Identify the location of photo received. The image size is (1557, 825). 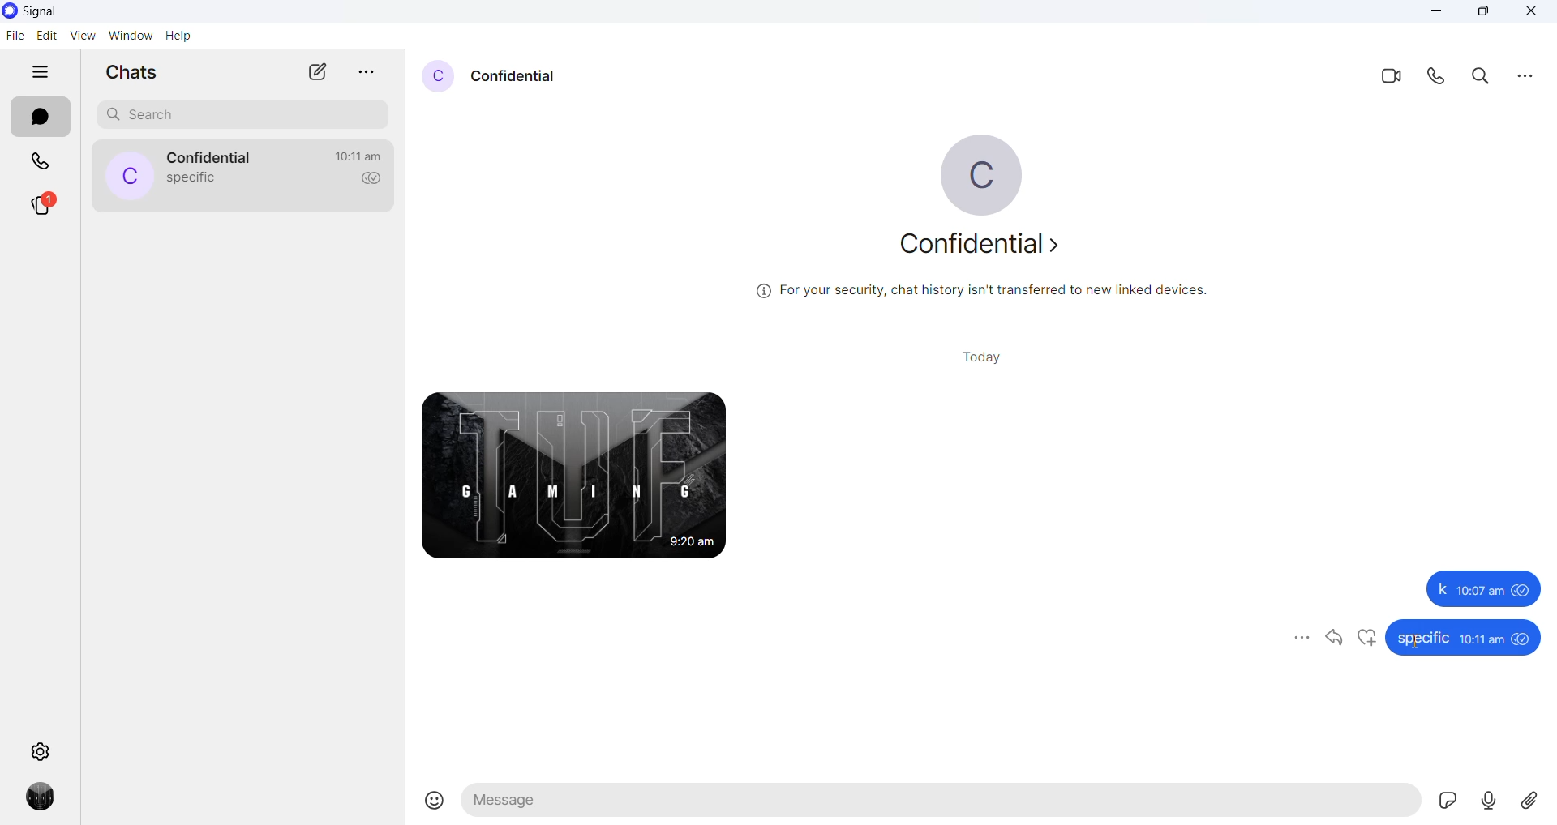
(576, 477).